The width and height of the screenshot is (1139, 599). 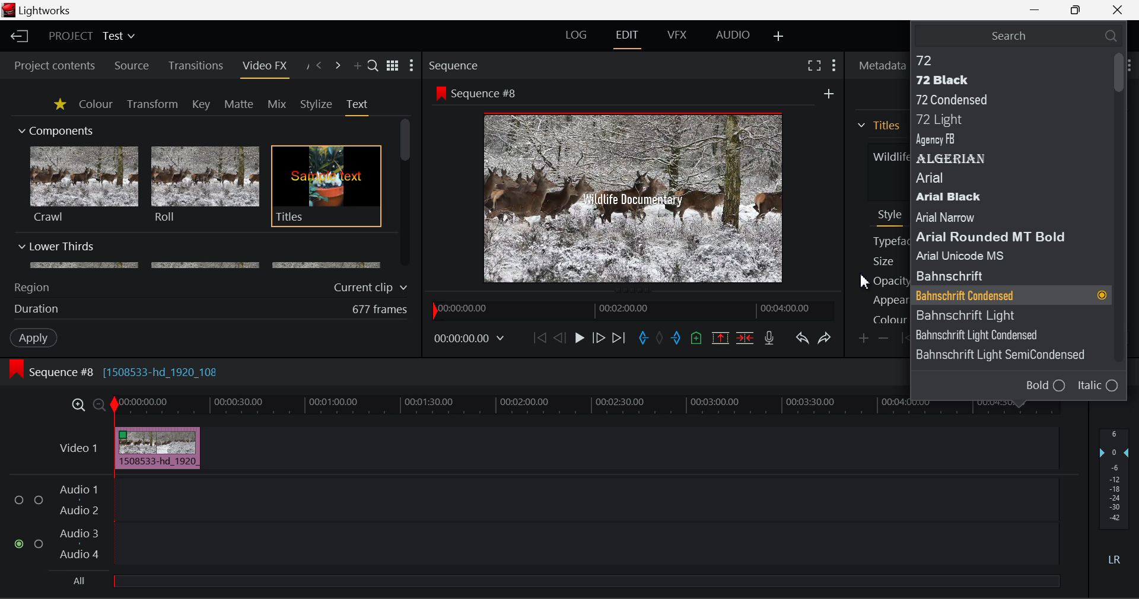 I want to click on Arial Black, so click(x=991, y=197).